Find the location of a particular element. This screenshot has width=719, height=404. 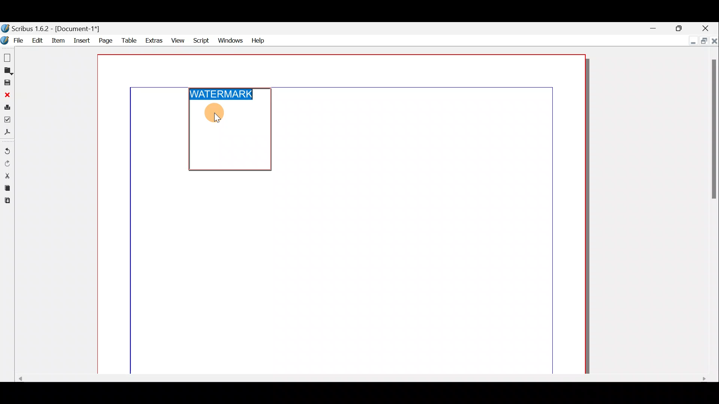

Scroll bar is located at coordinates (714, 212).